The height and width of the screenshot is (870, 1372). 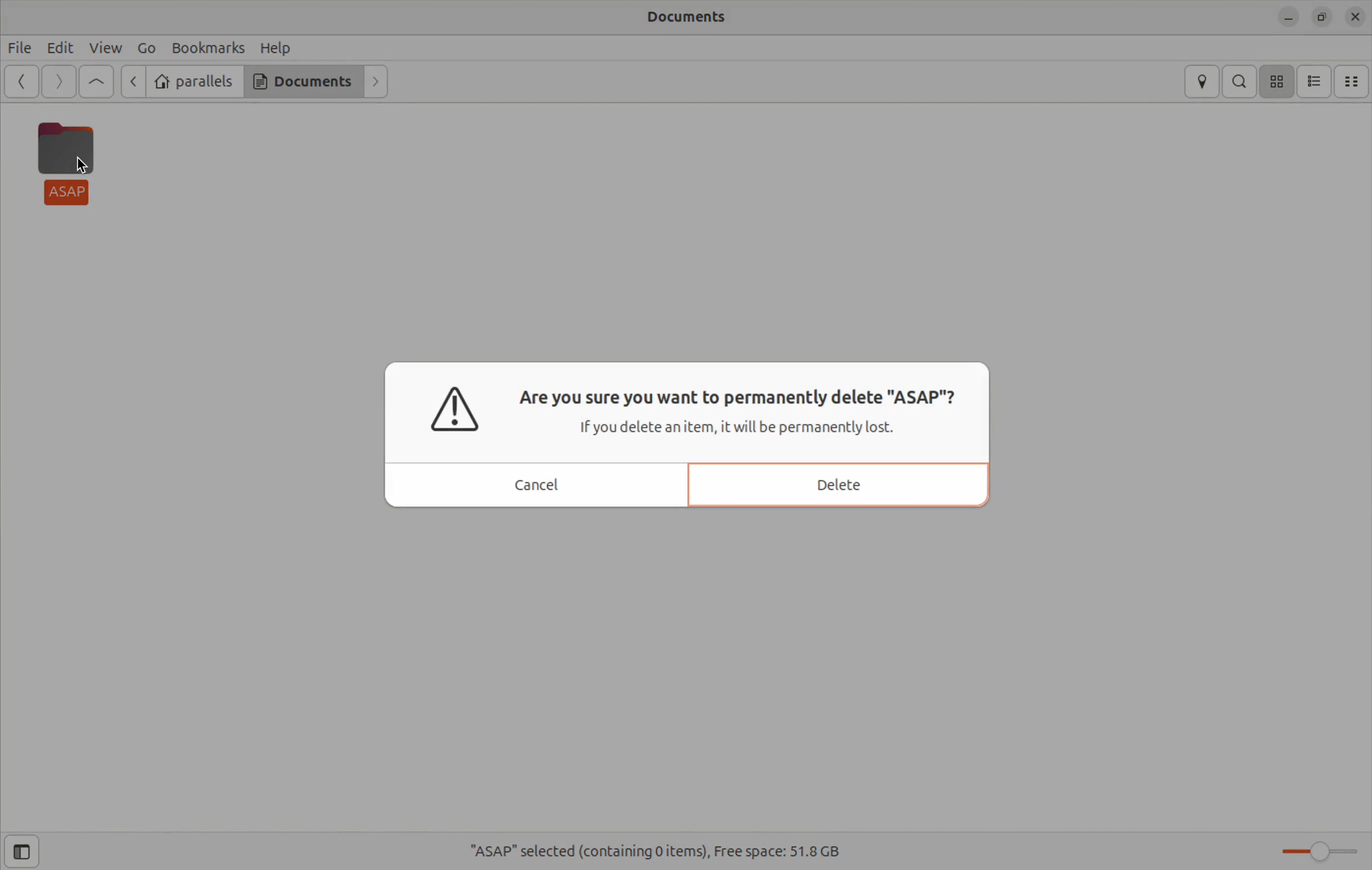 What do you see at coordinates (281, 47) in the screenshot?
I see `Help` at bounding box center [281, 47].